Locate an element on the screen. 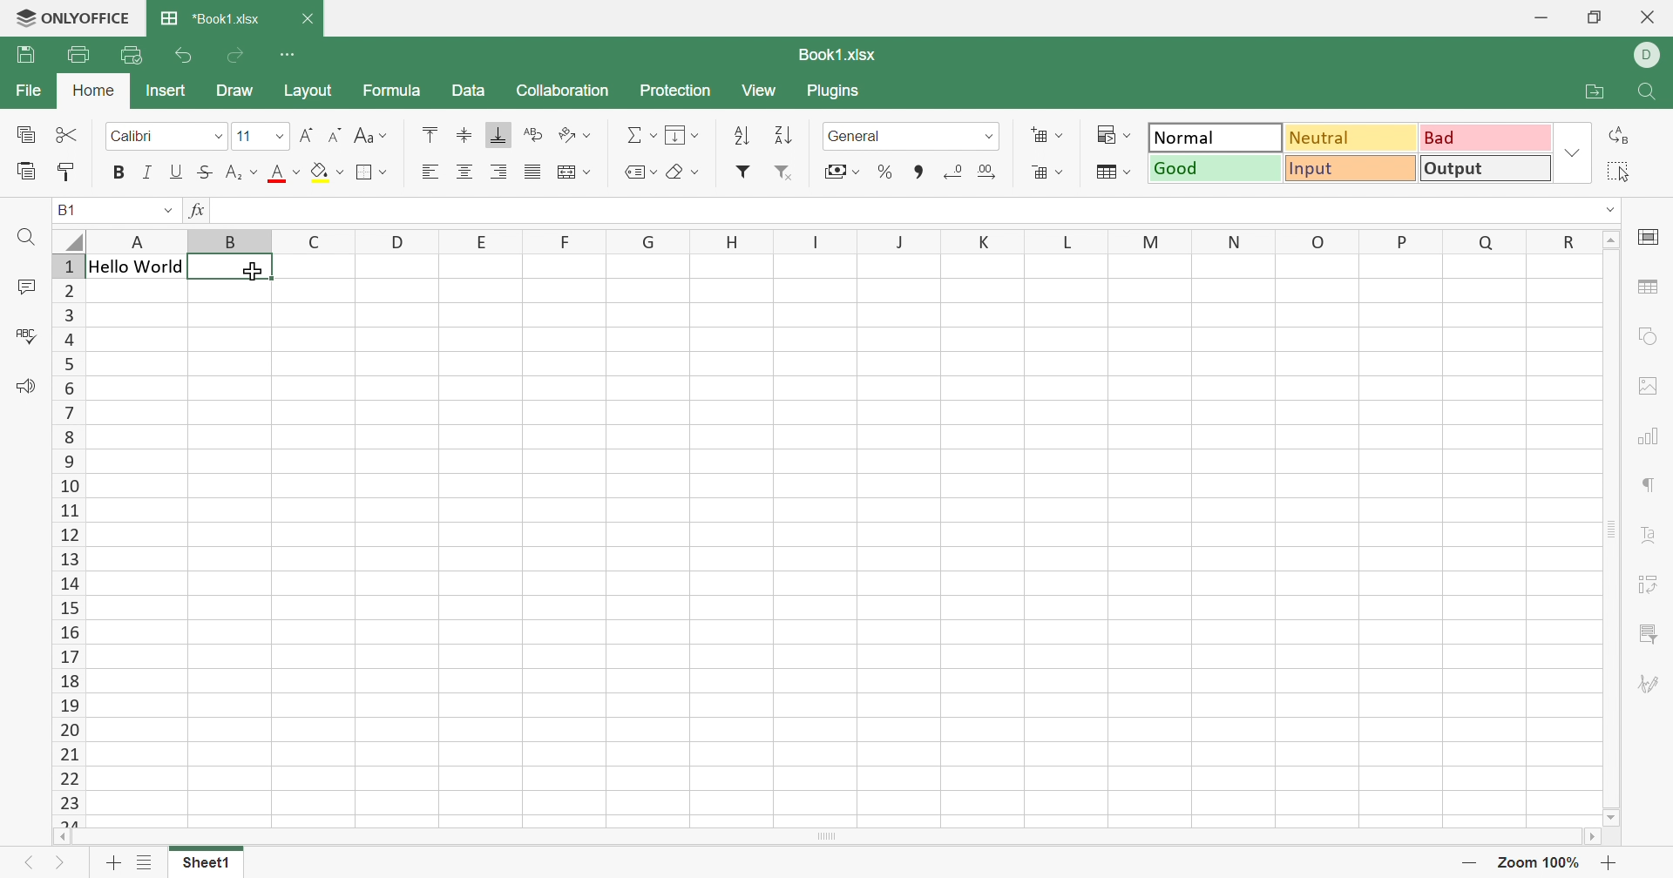 The image size is (1673, 878). Copy is located at coordinates (29, 133).